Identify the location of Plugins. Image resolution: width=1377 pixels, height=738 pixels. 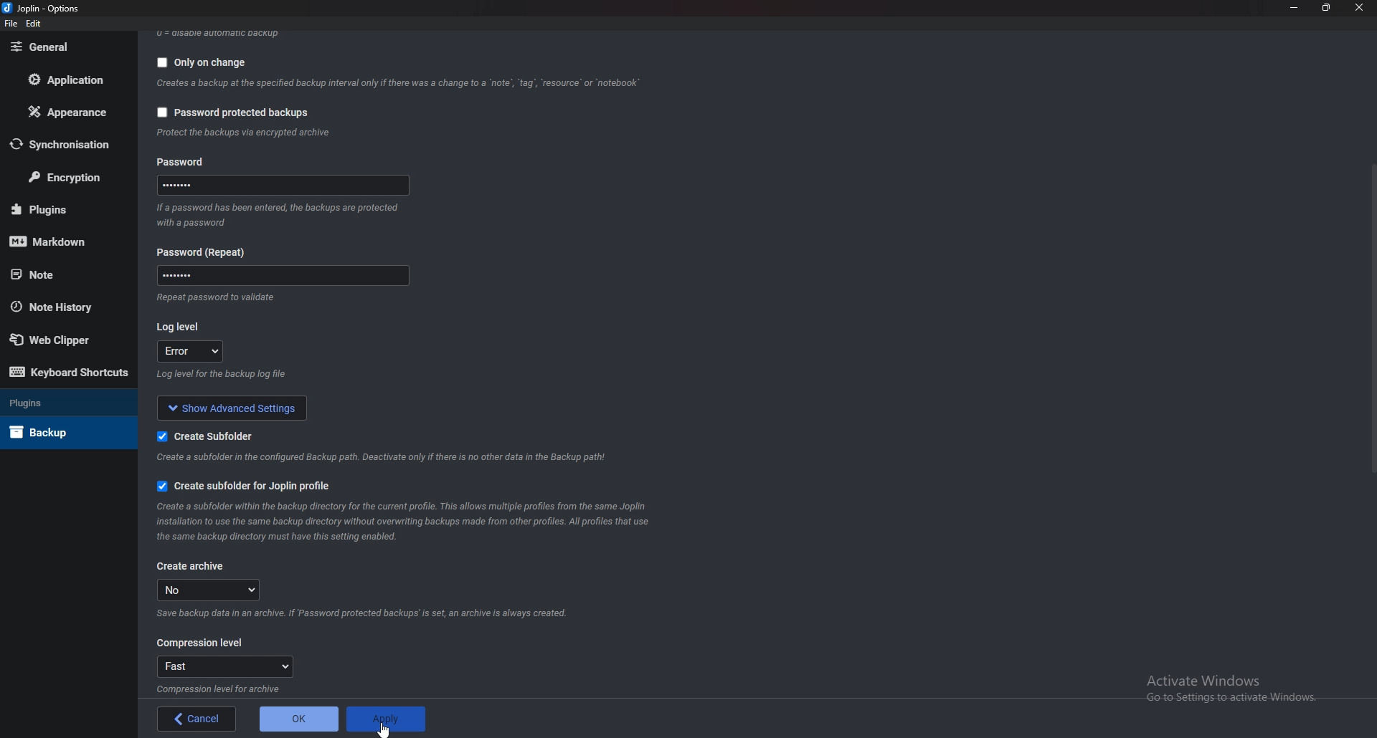
(55, 402).